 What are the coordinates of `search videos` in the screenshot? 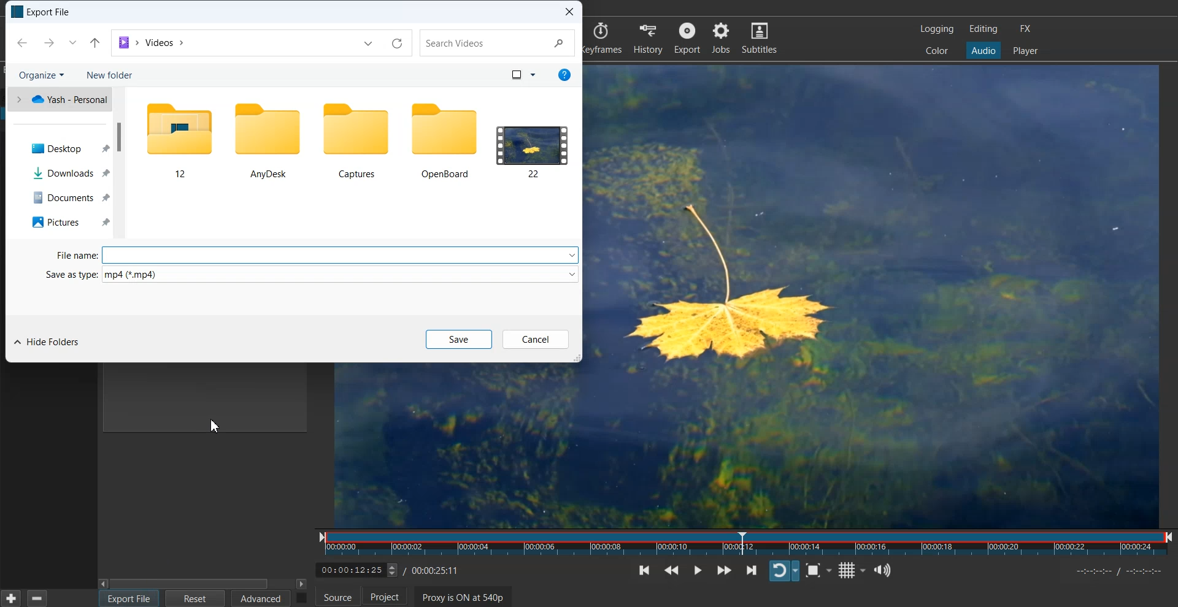 It's located at (497, 43).